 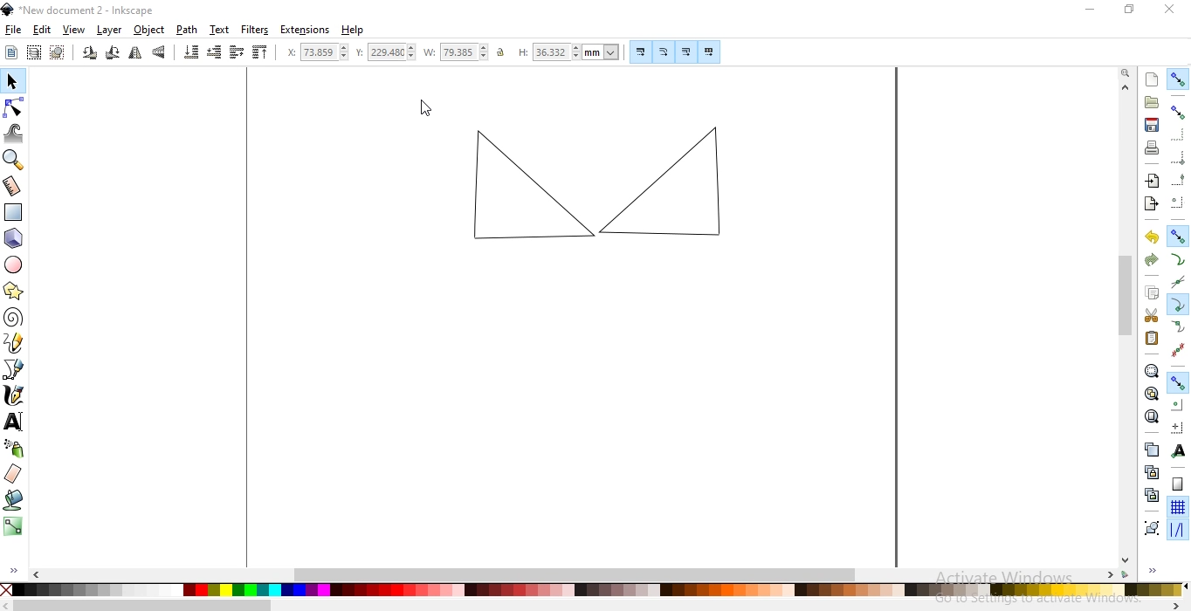 What do you see at coordinates (160, 53) in the screenshot?
I see `flip vertically` at bounding box center [160, 53].